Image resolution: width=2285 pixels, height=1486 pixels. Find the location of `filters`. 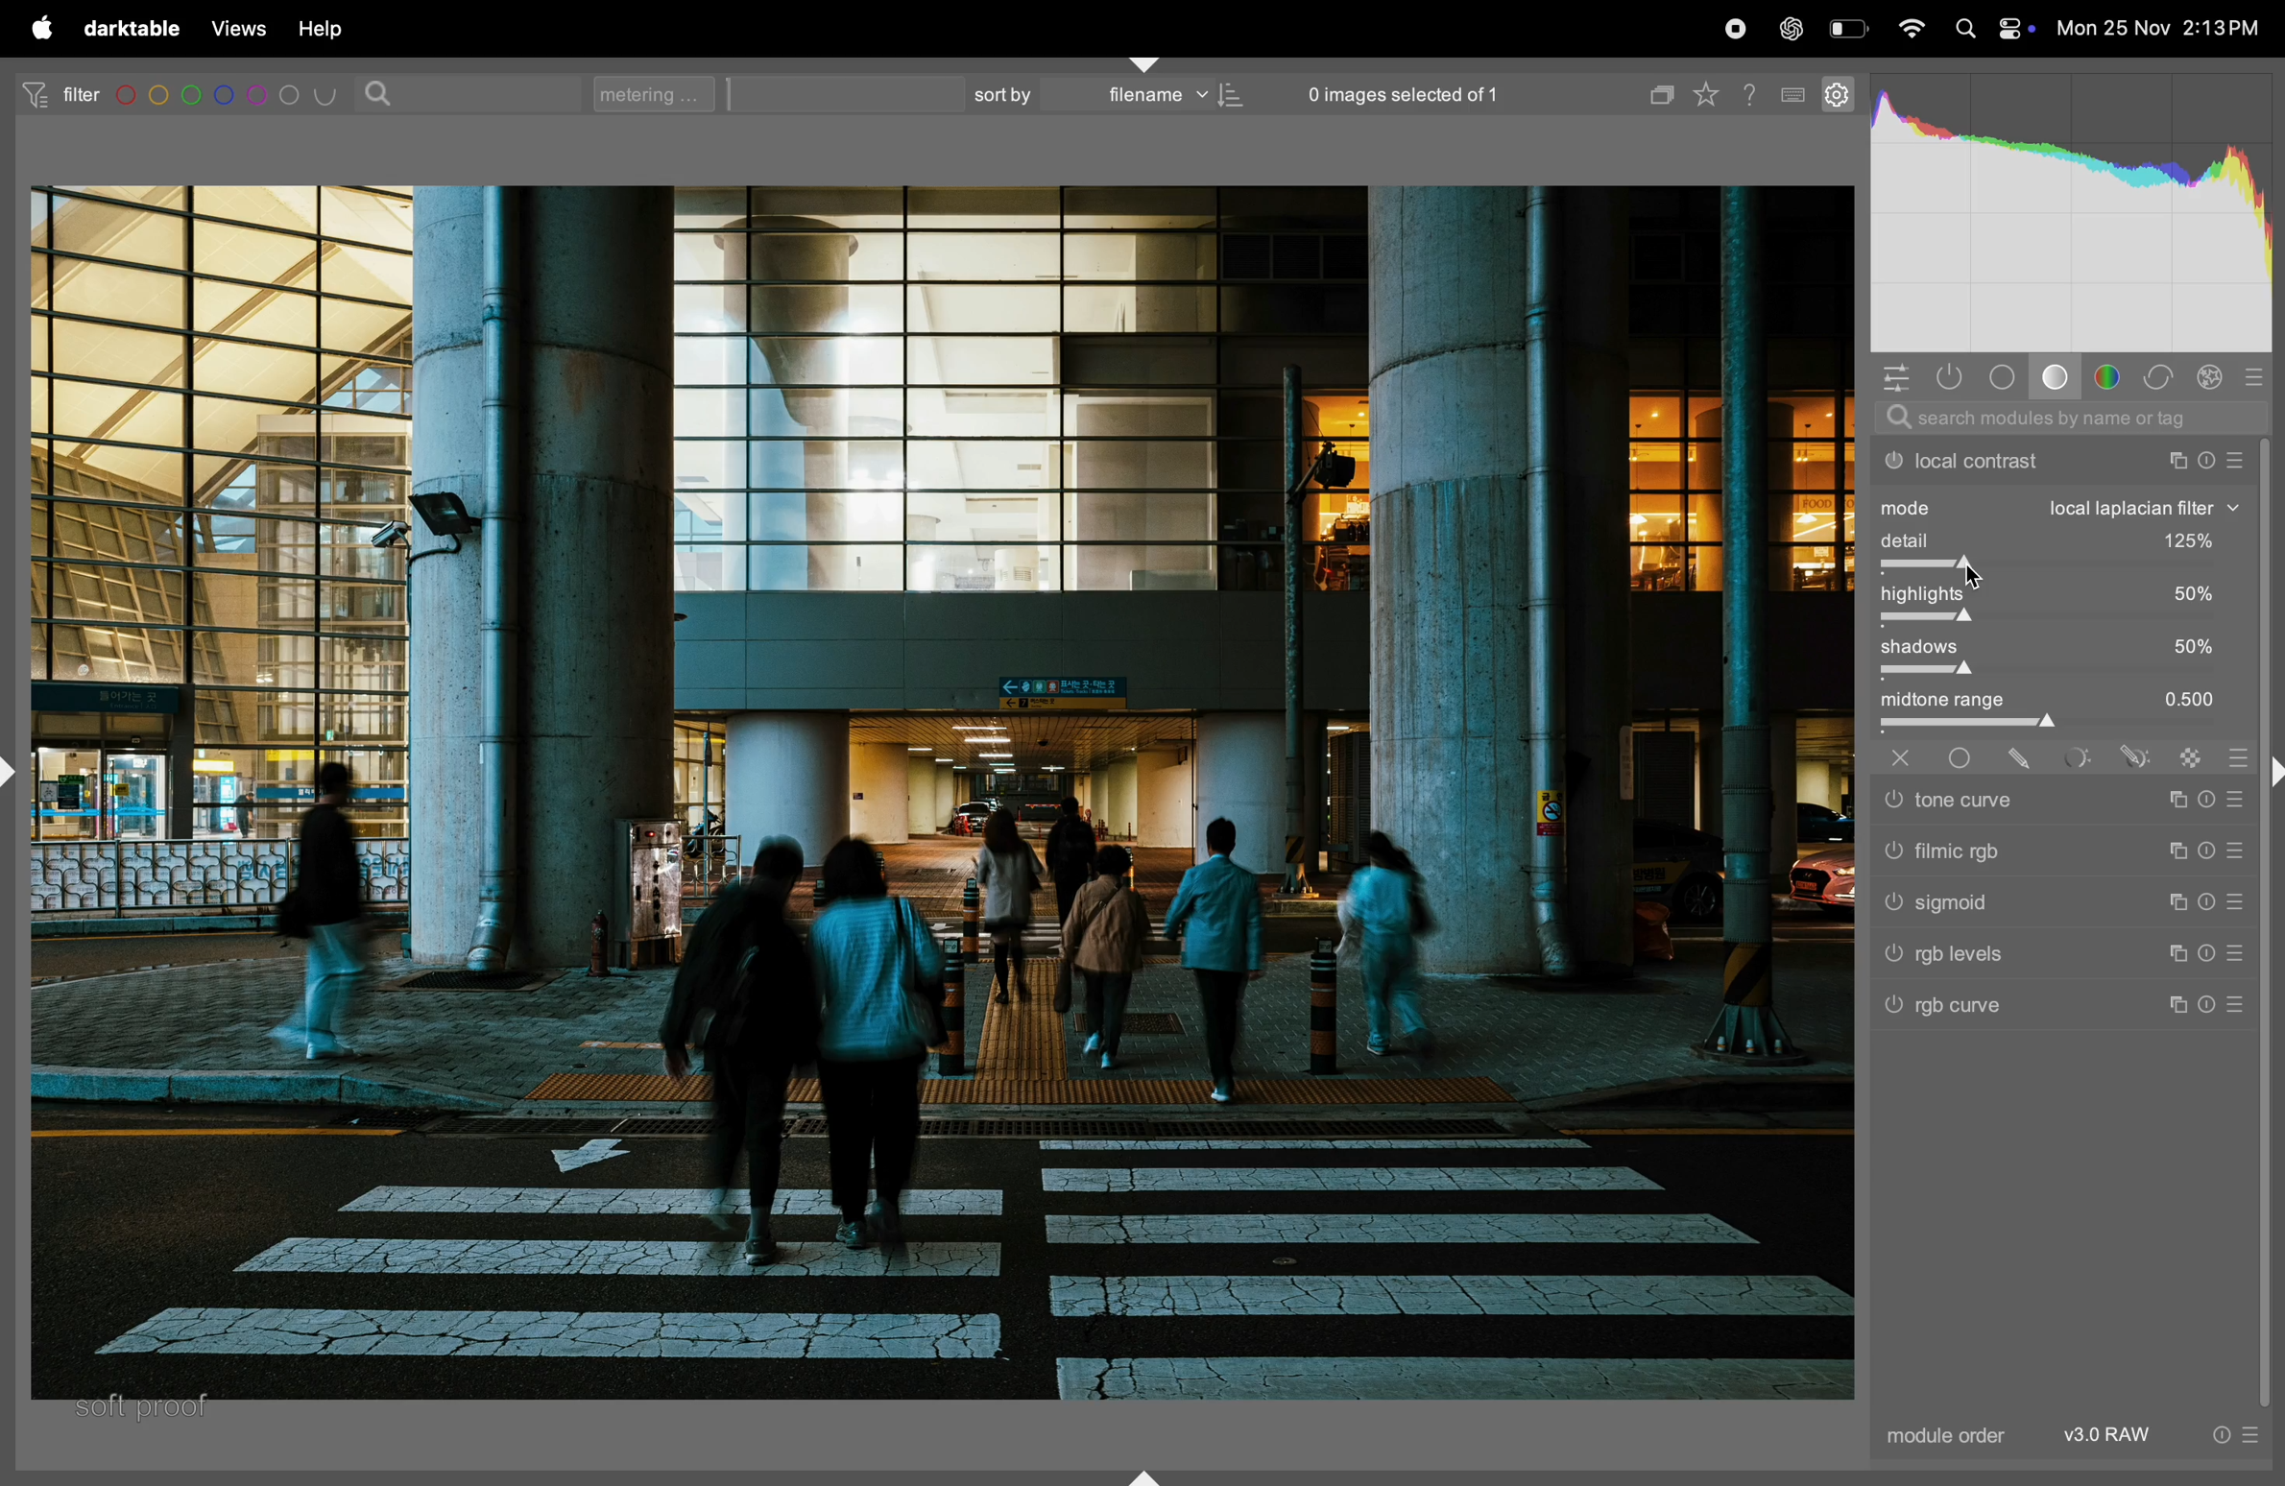

filters is located at coordinates (230, 96).